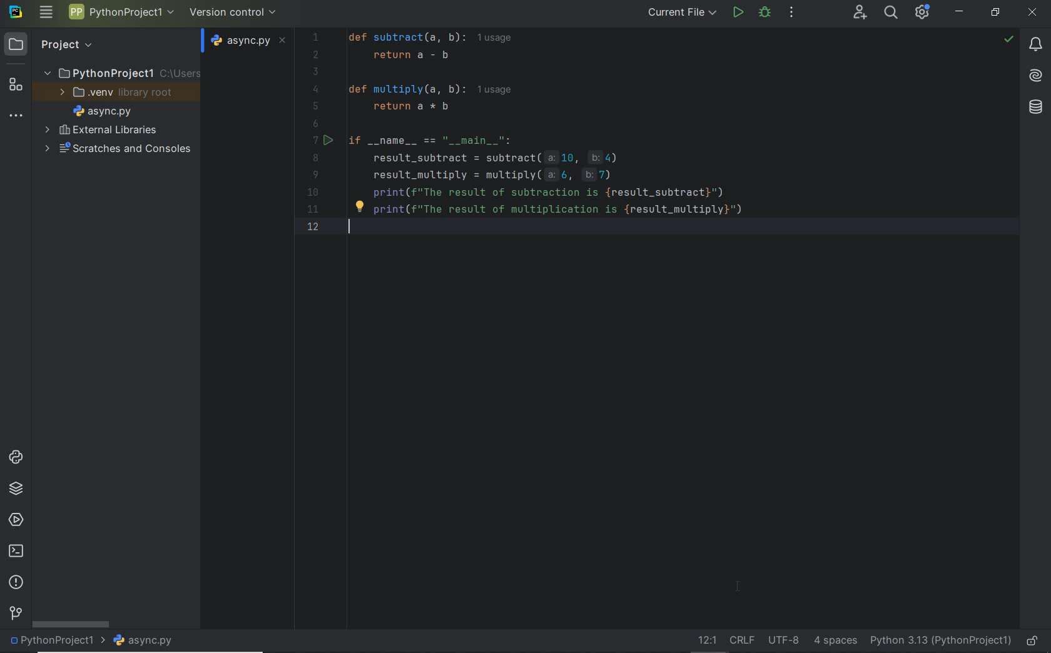  Describe the element at coordinates (14, 86) in the screenshot. I see `structure` at that location.